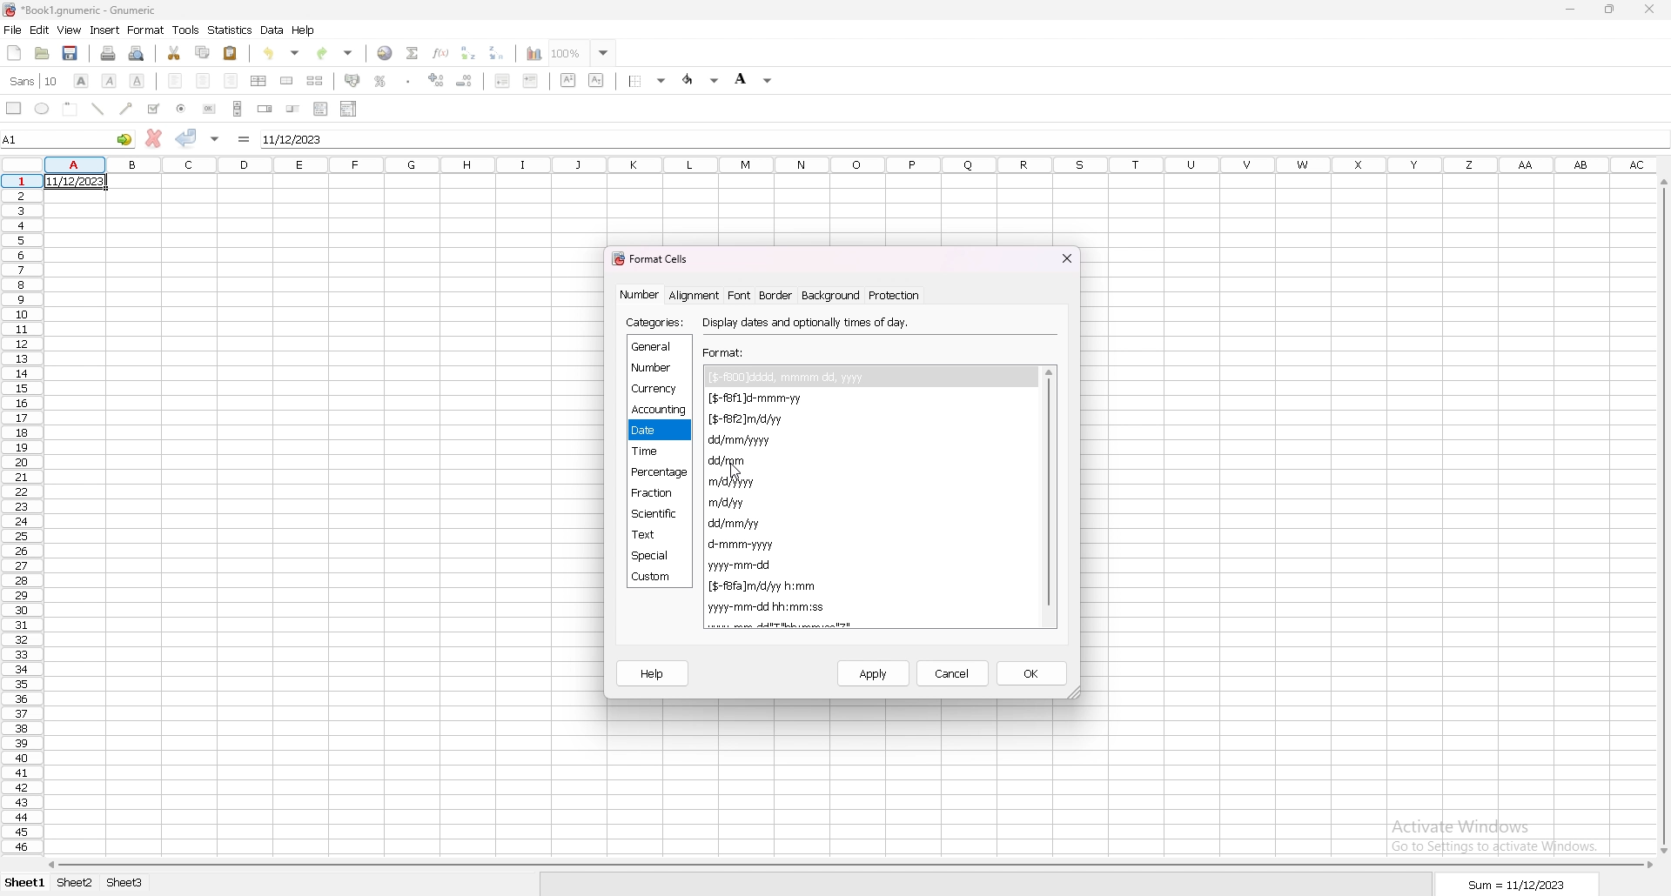 Image resolution: width=1671 pixels, height=896 pixels. Describe the element at coordinates (42, 109) in the screenshot. I see `ellipse` at that location.